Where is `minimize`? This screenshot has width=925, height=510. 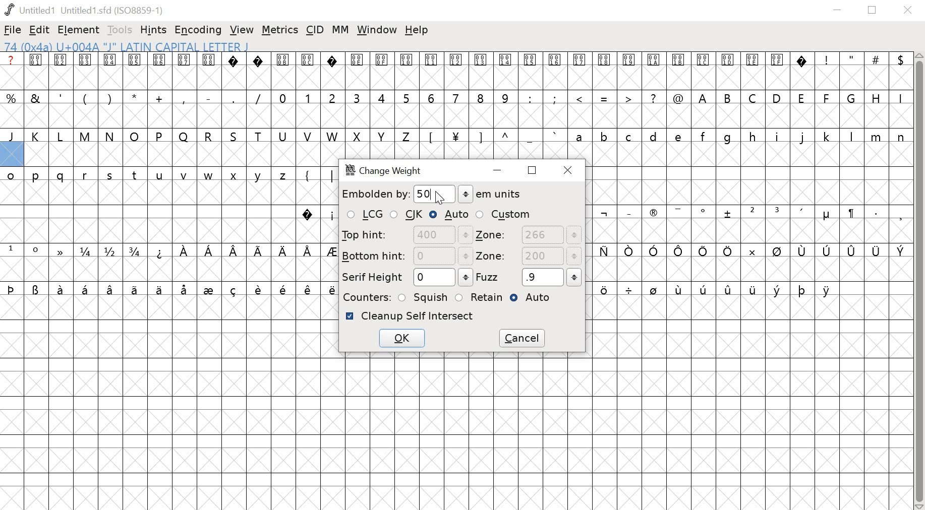 minimize is located at coordinates (837, 11).